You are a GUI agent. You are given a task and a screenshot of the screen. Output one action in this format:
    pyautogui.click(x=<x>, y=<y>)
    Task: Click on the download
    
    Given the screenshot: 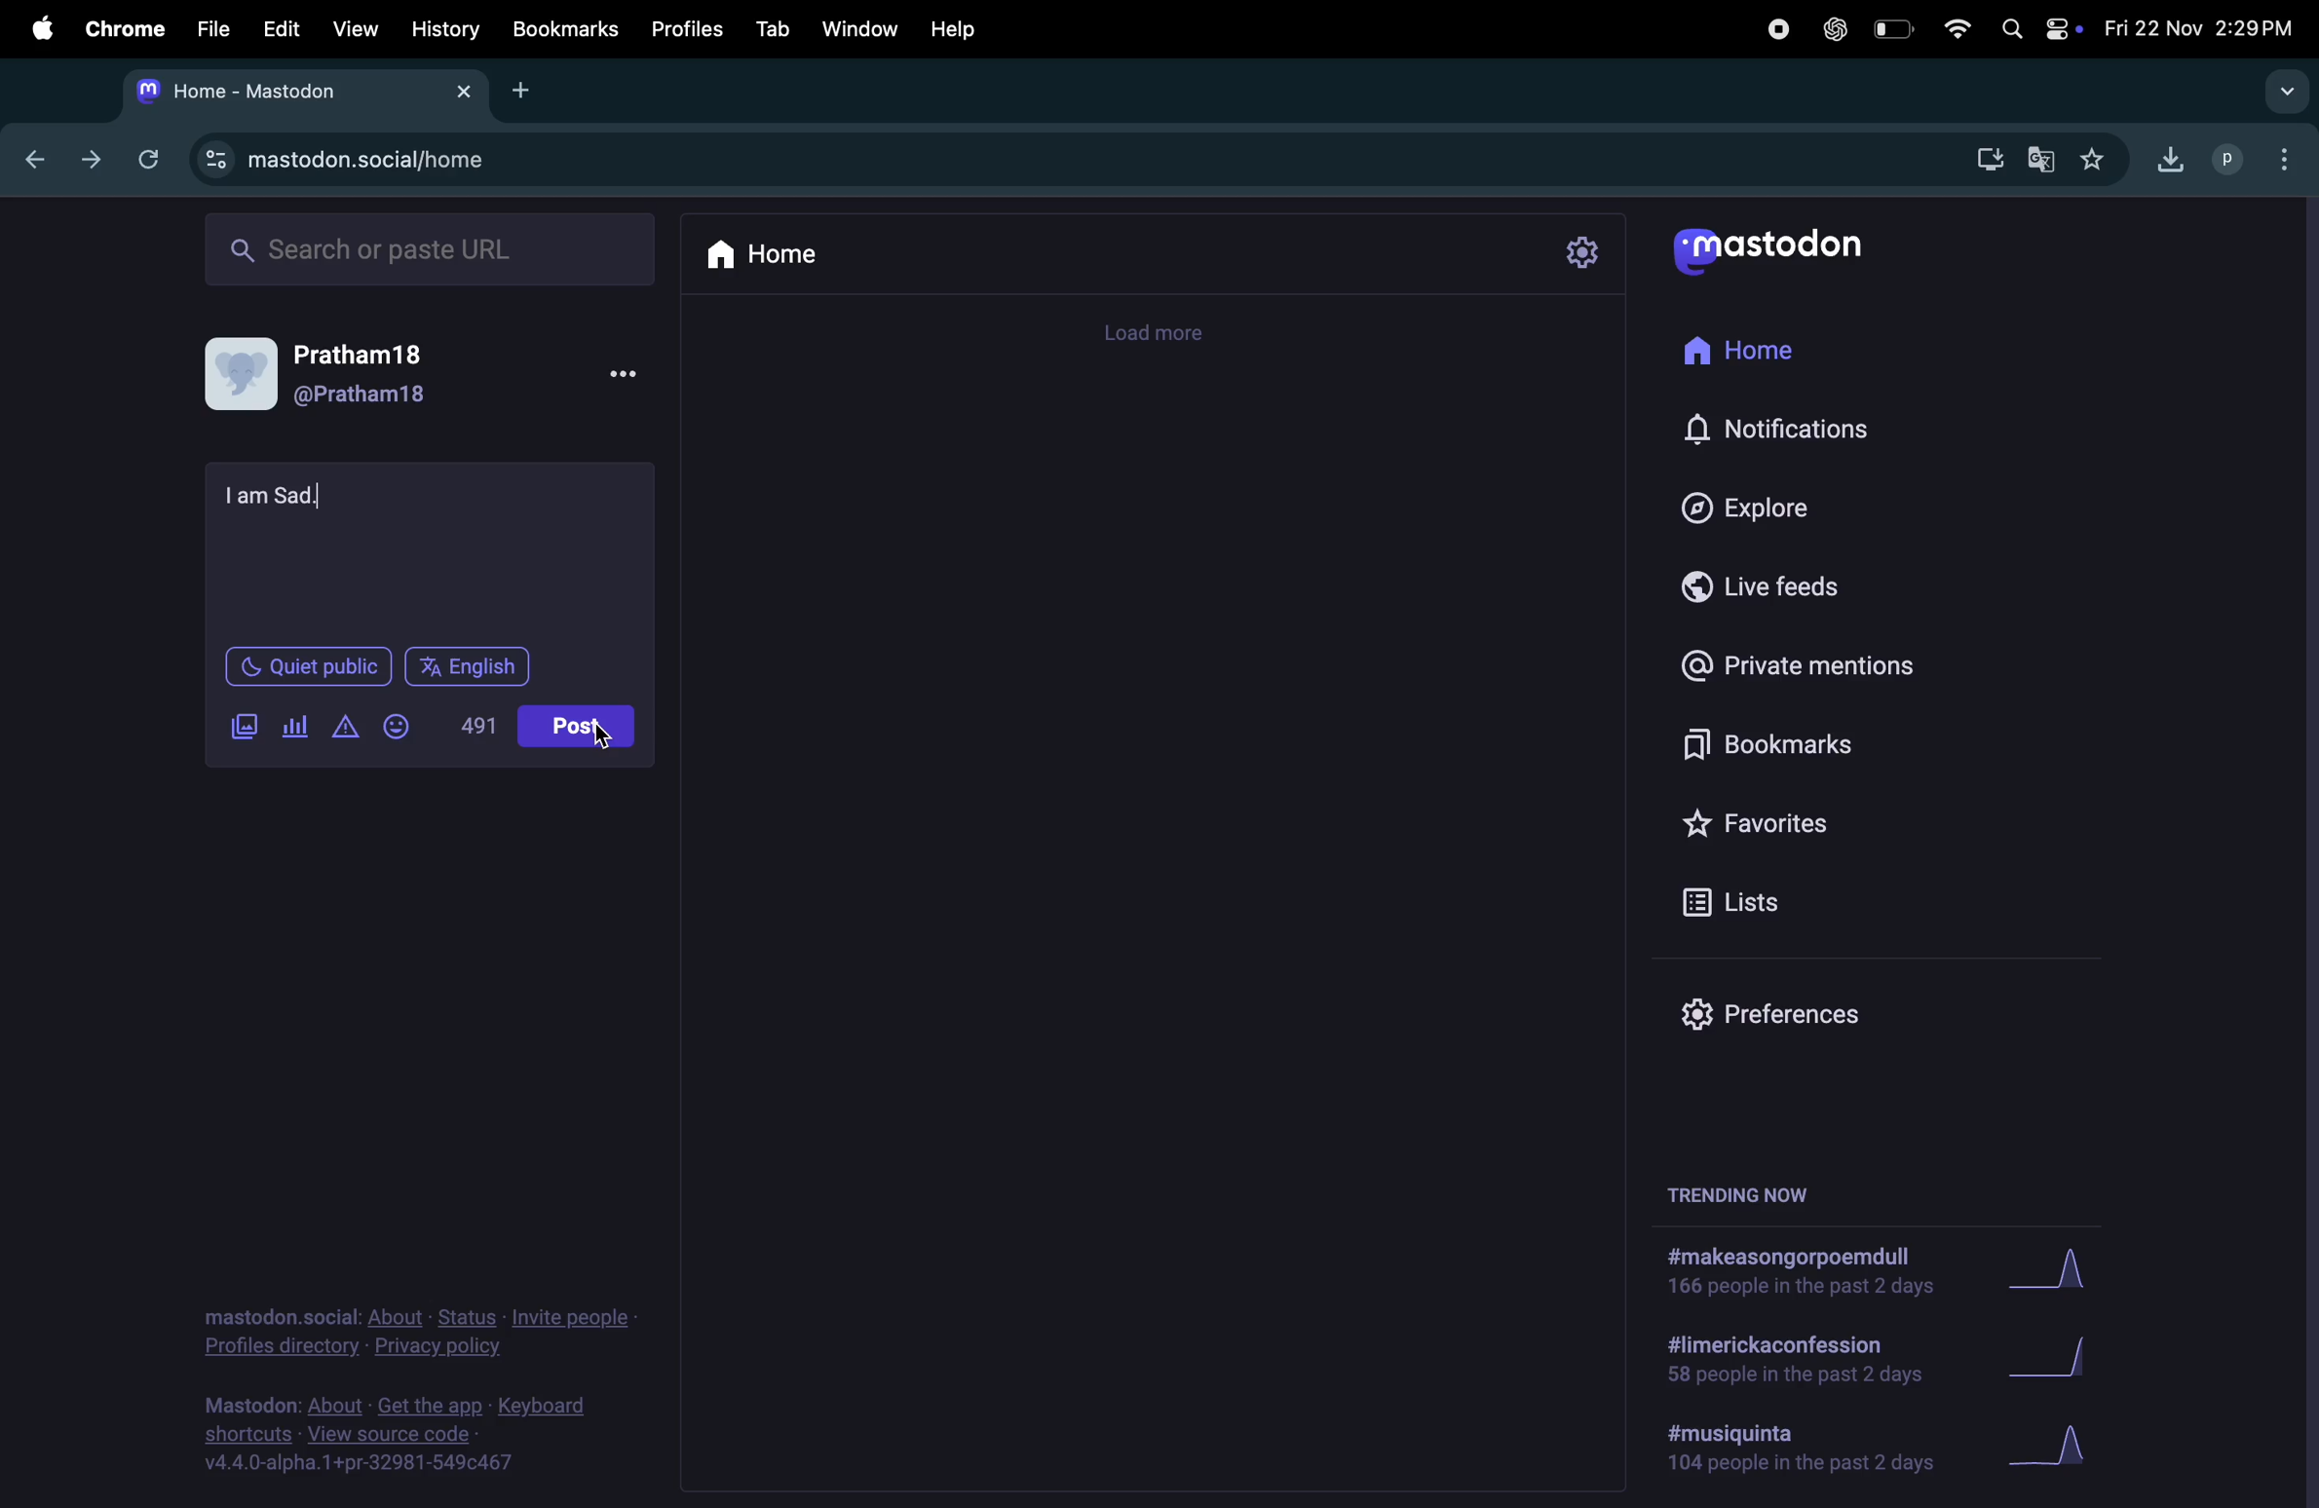 What is the action you would take?
    pyautogui.click(x=1986, y=160)
    